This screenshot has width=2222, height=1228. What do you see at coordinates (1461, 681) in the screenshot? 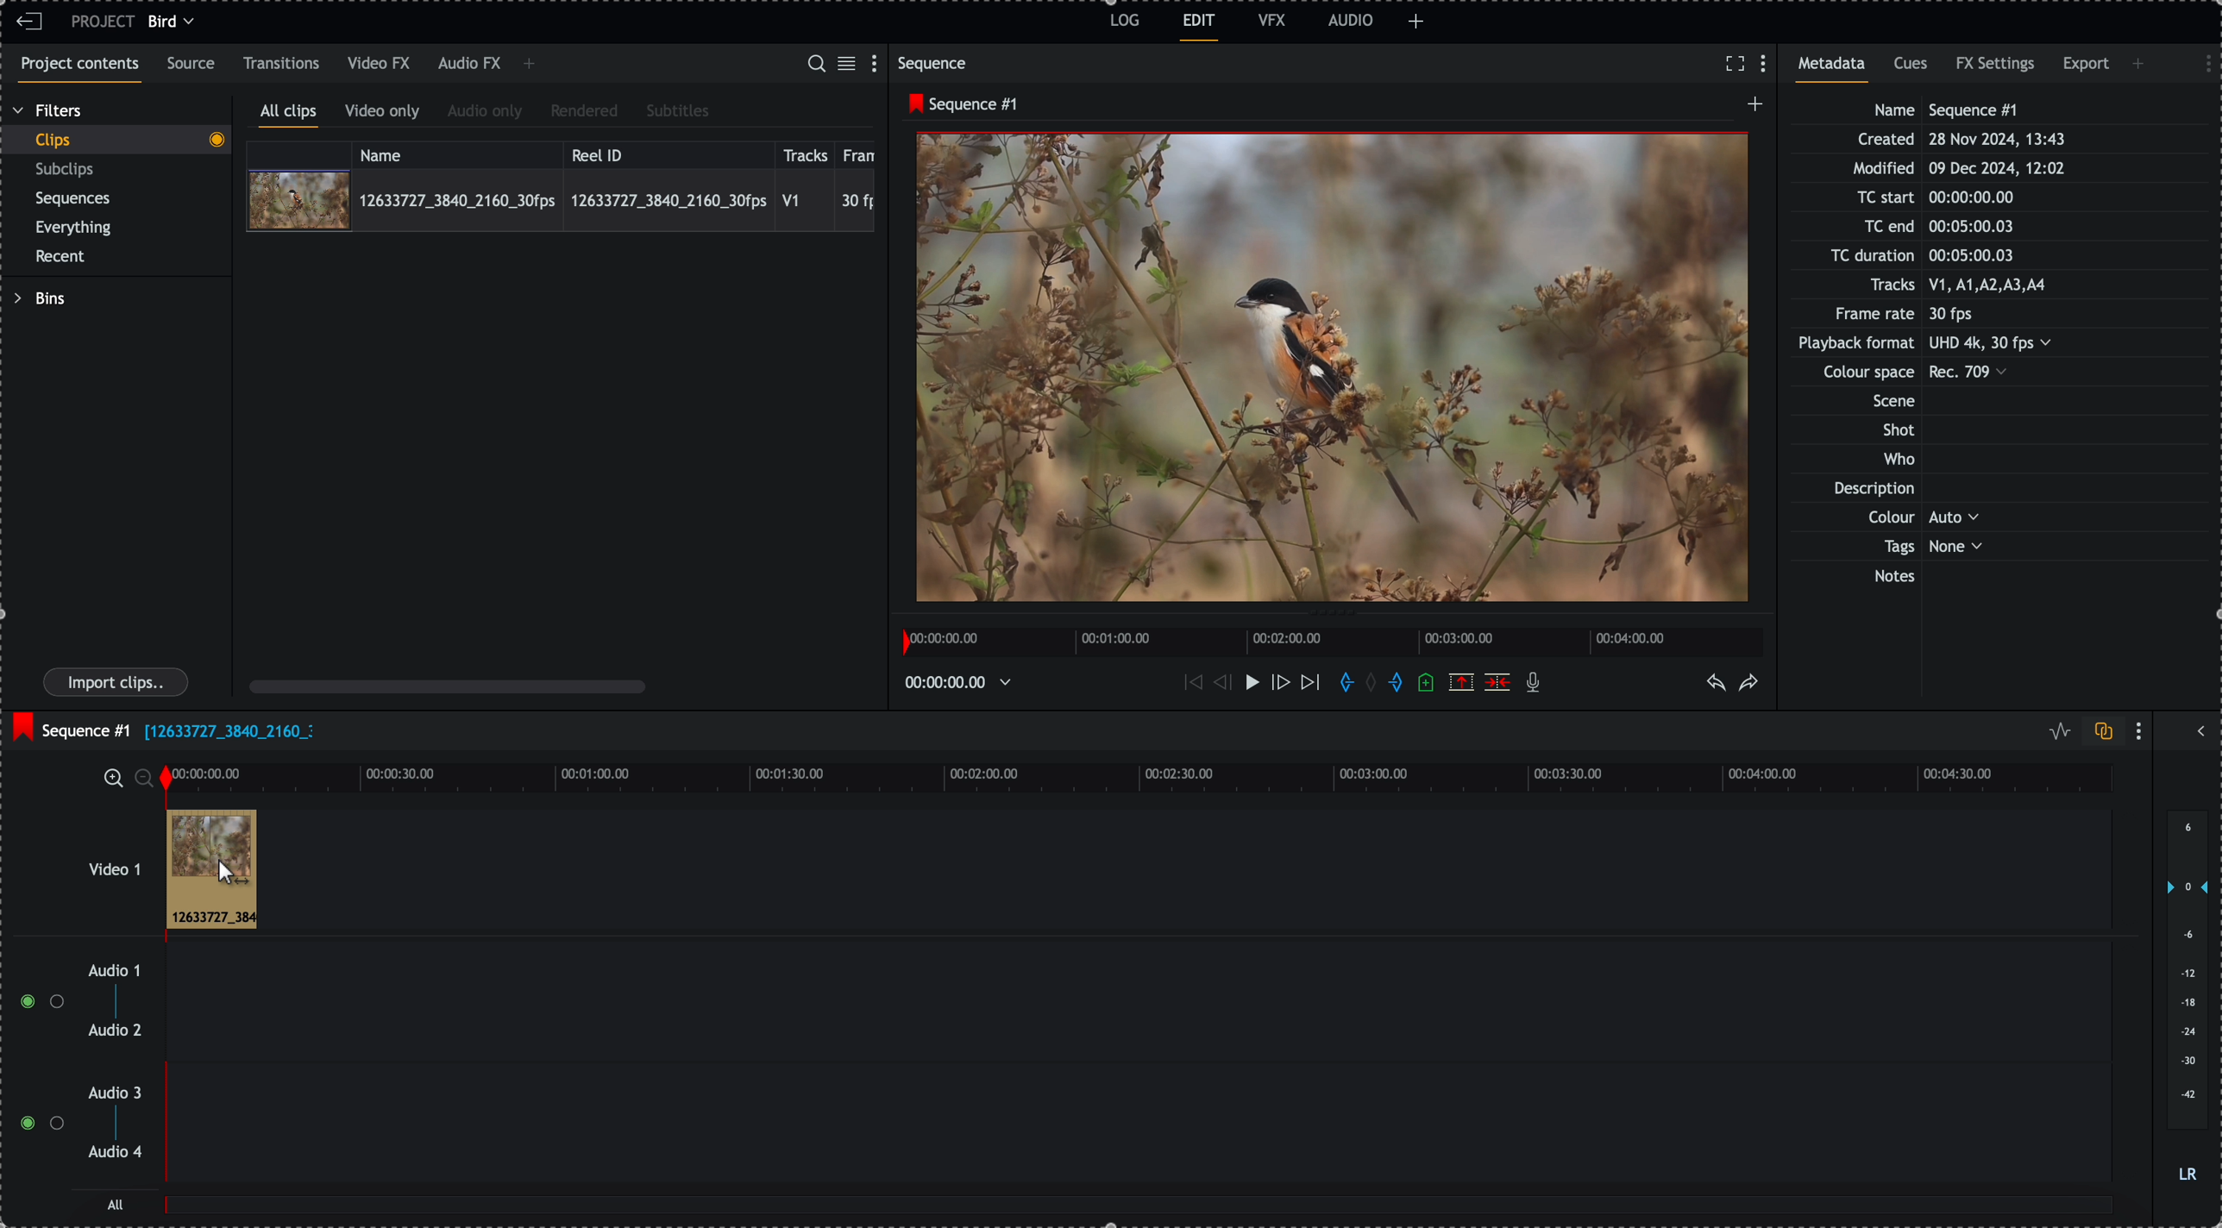
I see `remove the marked section` at bounding box center [1461, 681].